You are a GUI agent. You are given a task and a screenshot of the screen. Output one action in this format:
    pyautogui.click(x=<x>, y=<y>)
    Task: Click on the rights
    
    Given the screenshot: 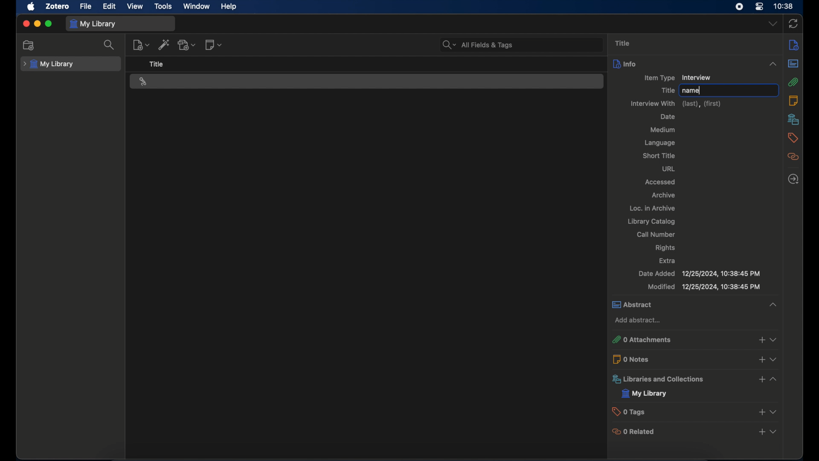 What is the action you would take?
    pyautogui.click(x=666, y=248)
    